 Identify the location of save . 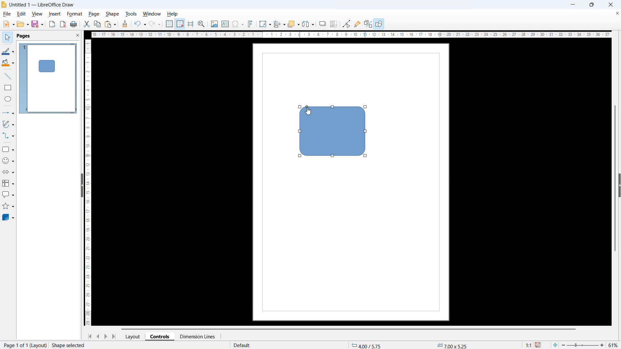
(37, 24).